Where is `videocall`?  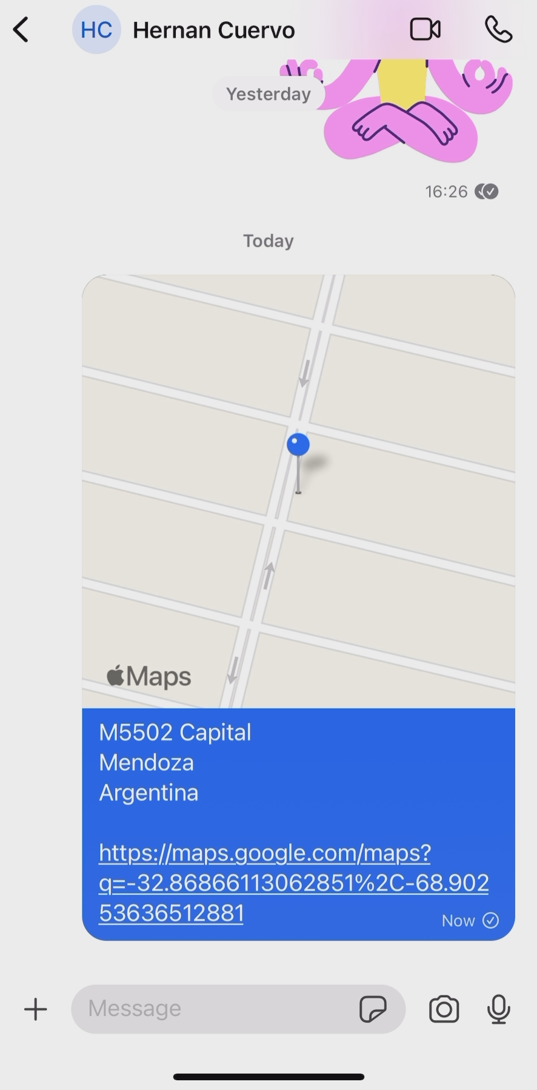
videocall is located at coordinates (425, 28).